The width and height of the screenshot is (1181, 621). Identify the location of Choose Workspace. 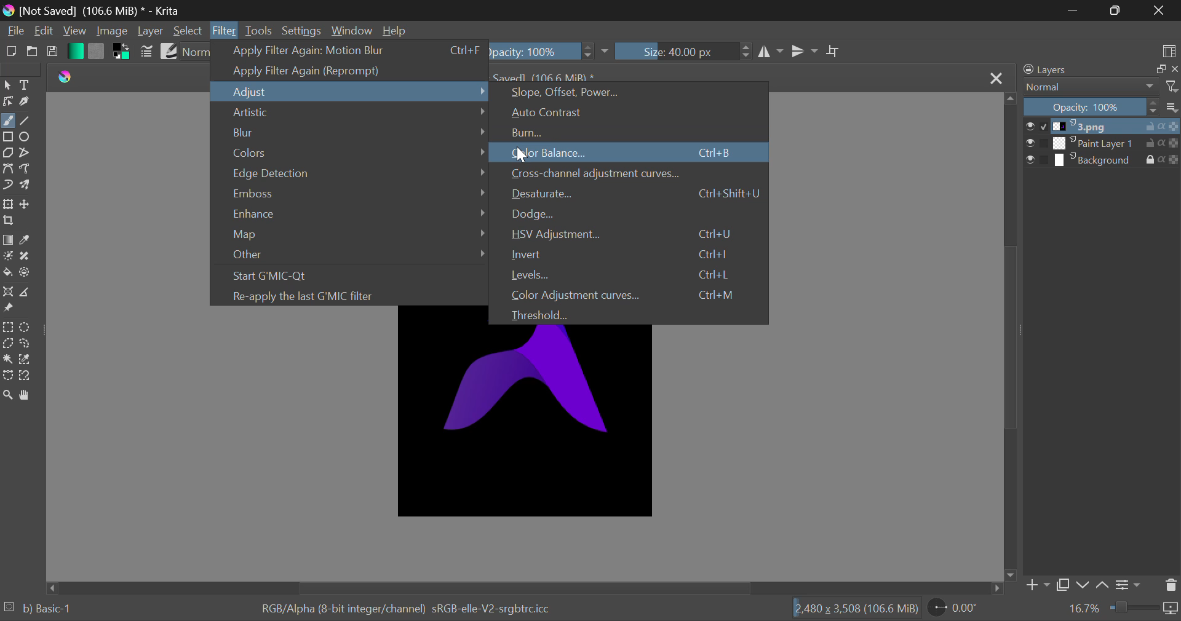
(1170, 50).